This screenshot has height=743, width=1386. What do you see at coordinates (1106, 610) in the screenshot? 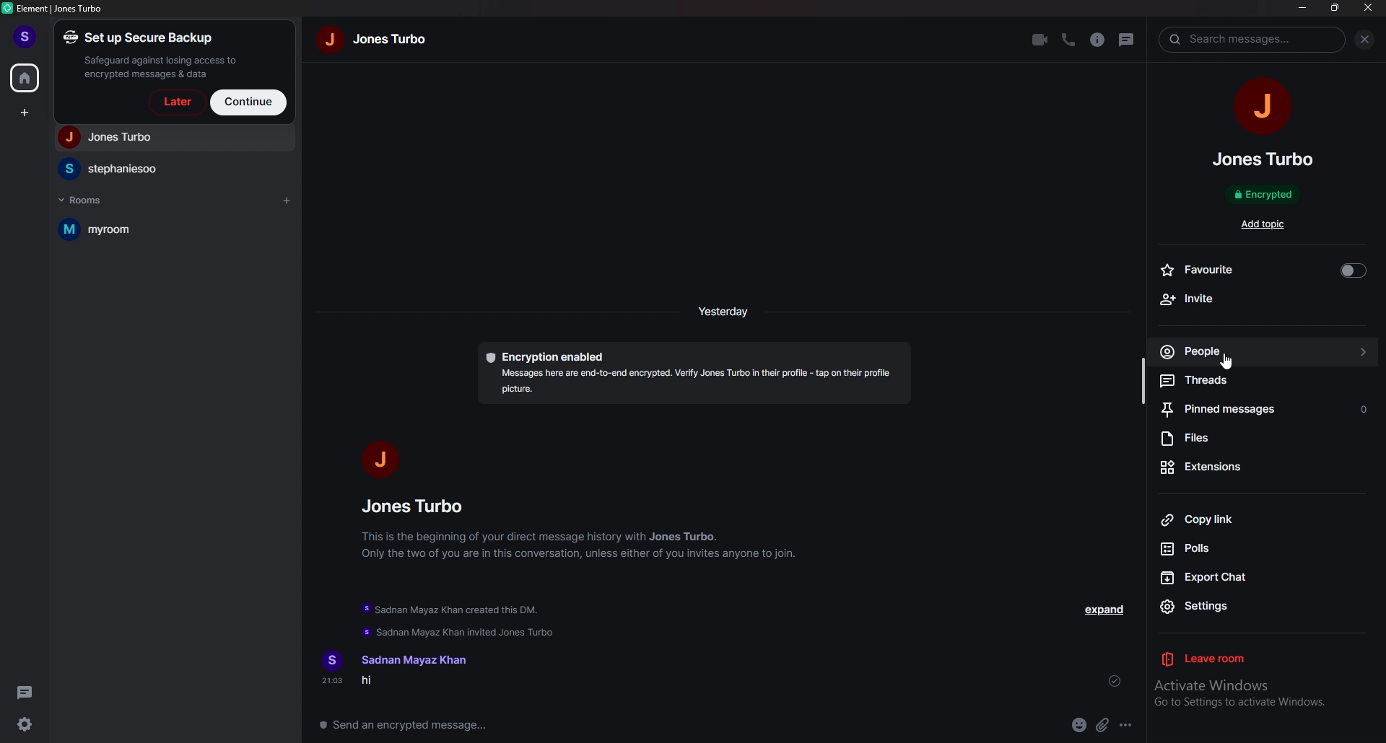
I see `expand` at bounding box center [1106, 610].